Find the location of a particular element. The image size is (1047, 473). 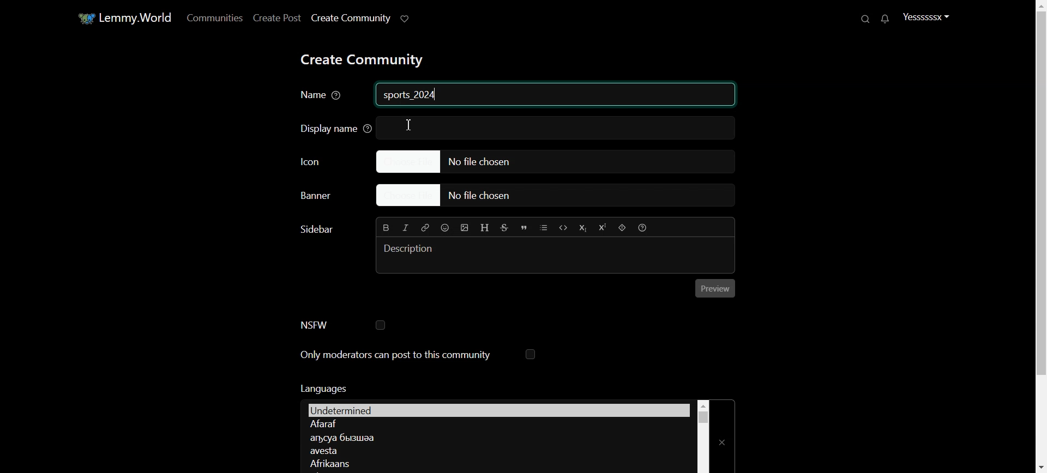

Language is located at coordinates (495, 437).